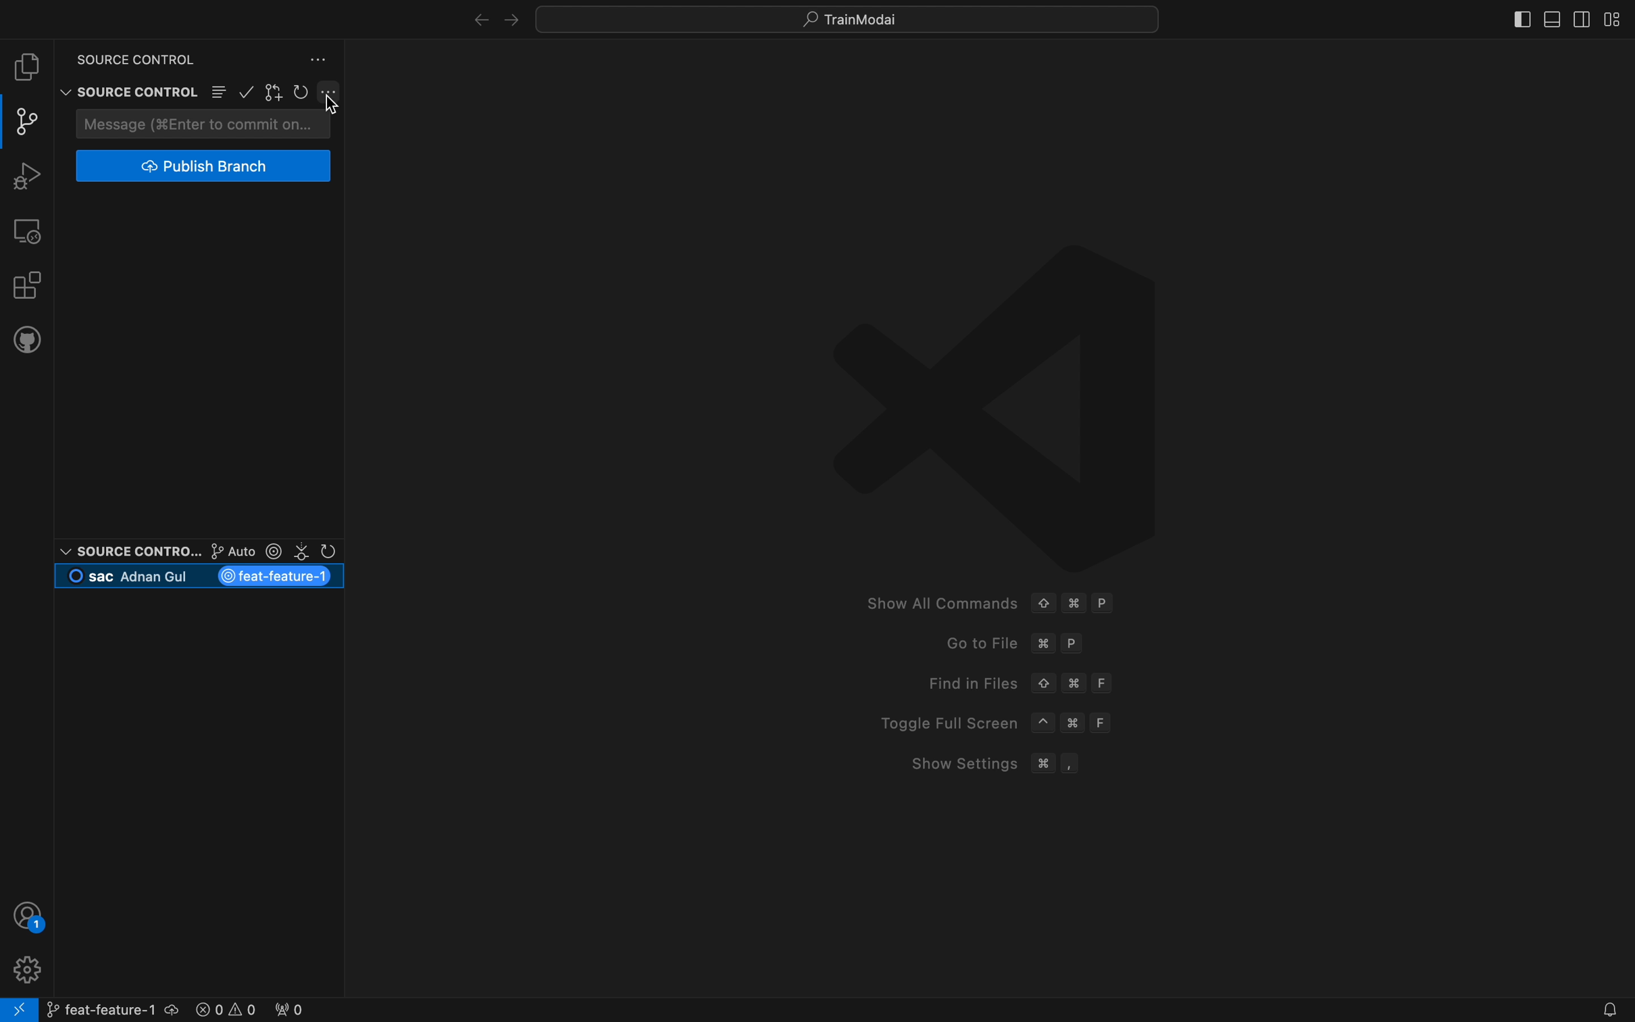 Image resolution: width=1635 pixels, height=1022 pixels. What do you see at coordinates (320, 59) in the screenshot?
I see `version control settings` at bounding box center [320, 59].